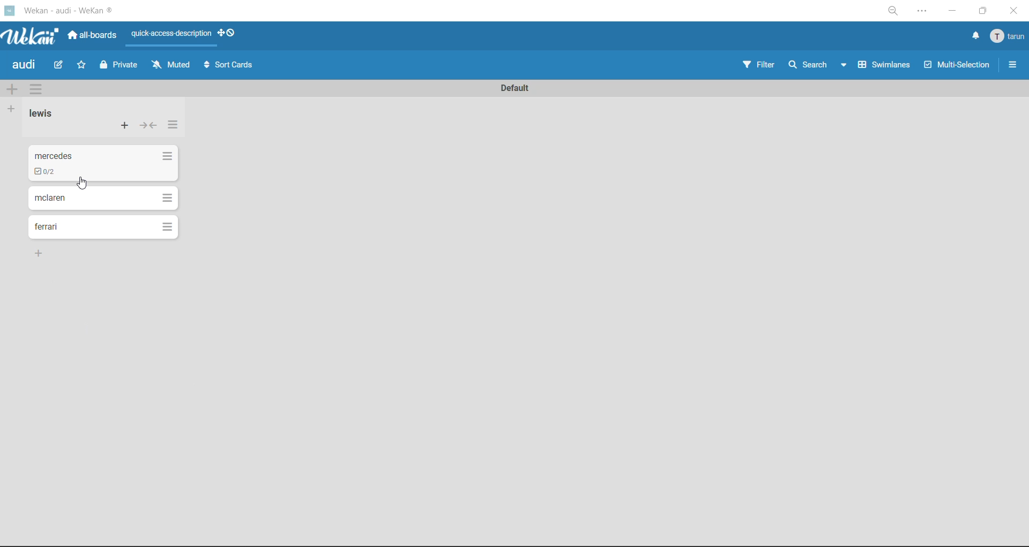 The width and height of the screenshot is (1029, 547). Describe the element at coordinates (762, 66) in the screenshot. I see `filter` at that location.